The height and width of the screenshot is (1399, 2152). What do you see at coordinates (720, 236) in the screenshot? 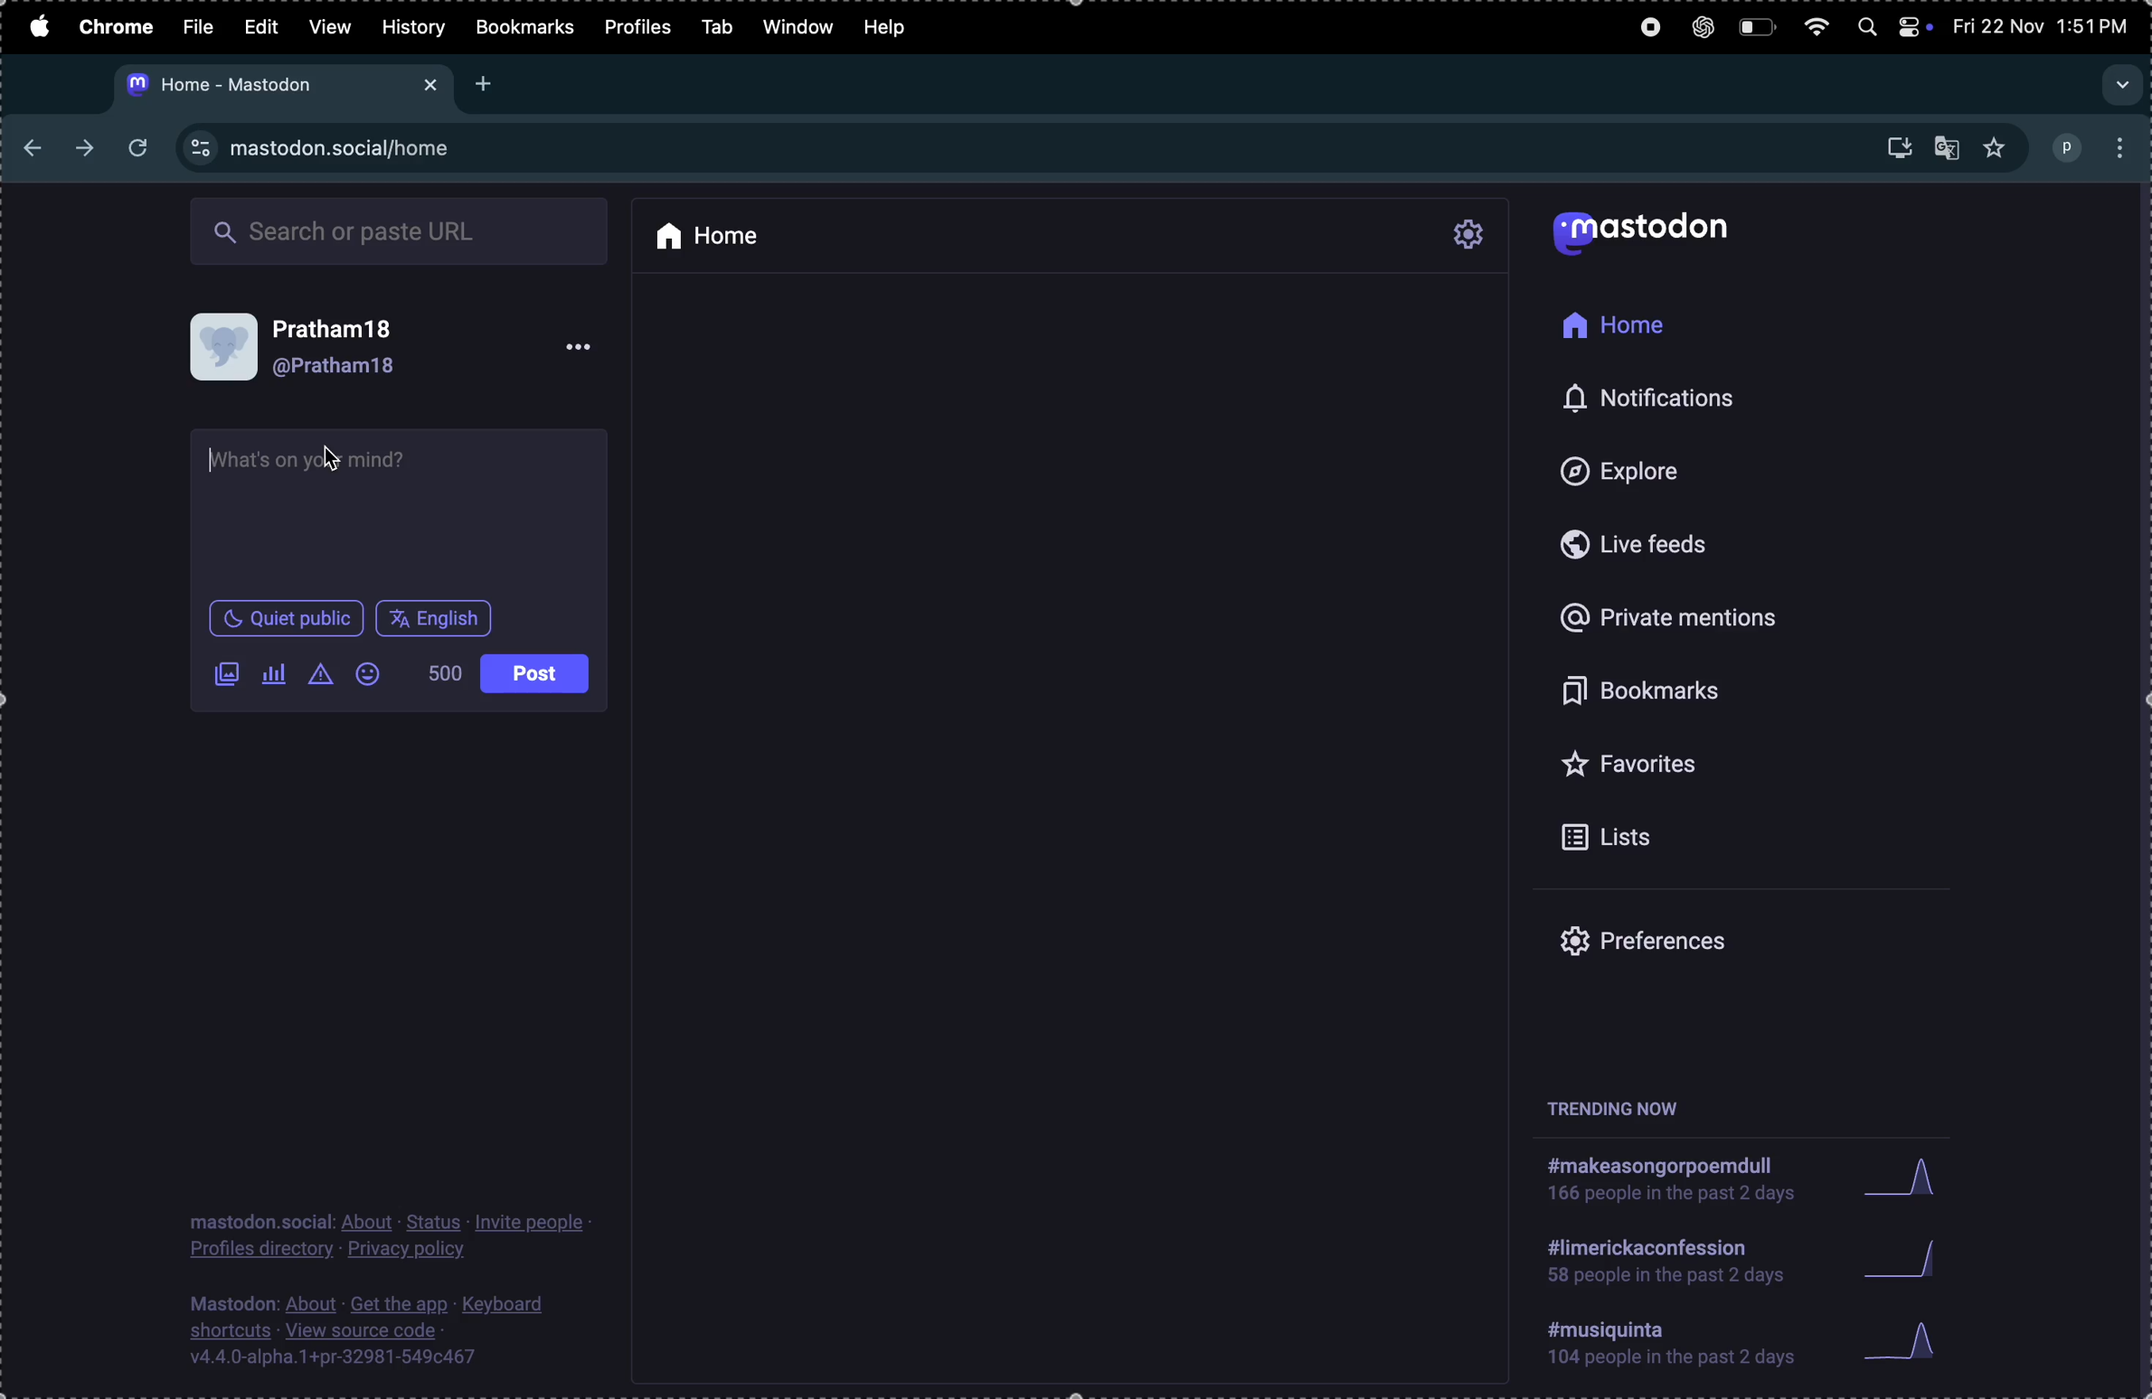
I see `home` at bounding box center [720, 236].